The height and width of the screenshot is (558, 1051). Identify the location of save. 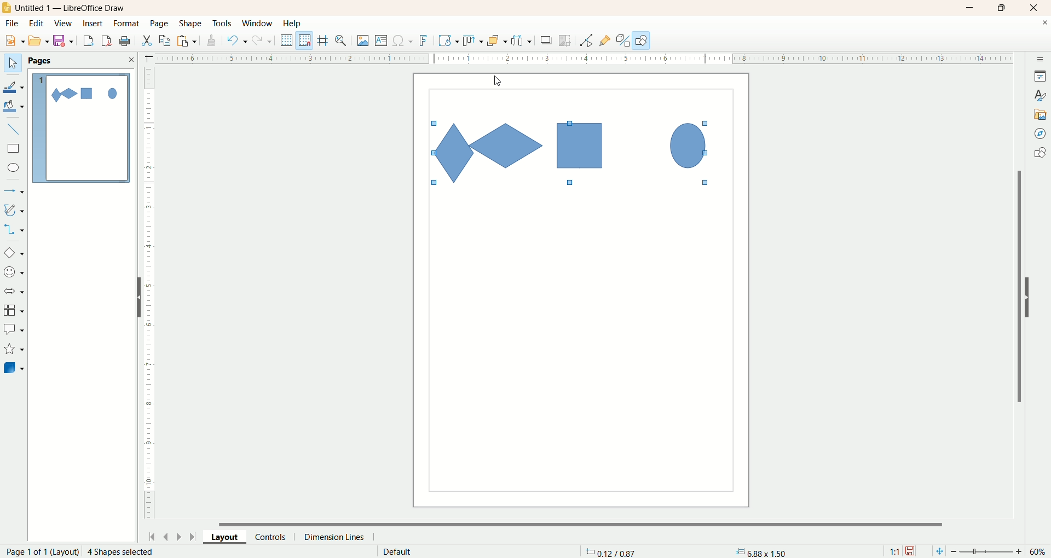
(911, 551).